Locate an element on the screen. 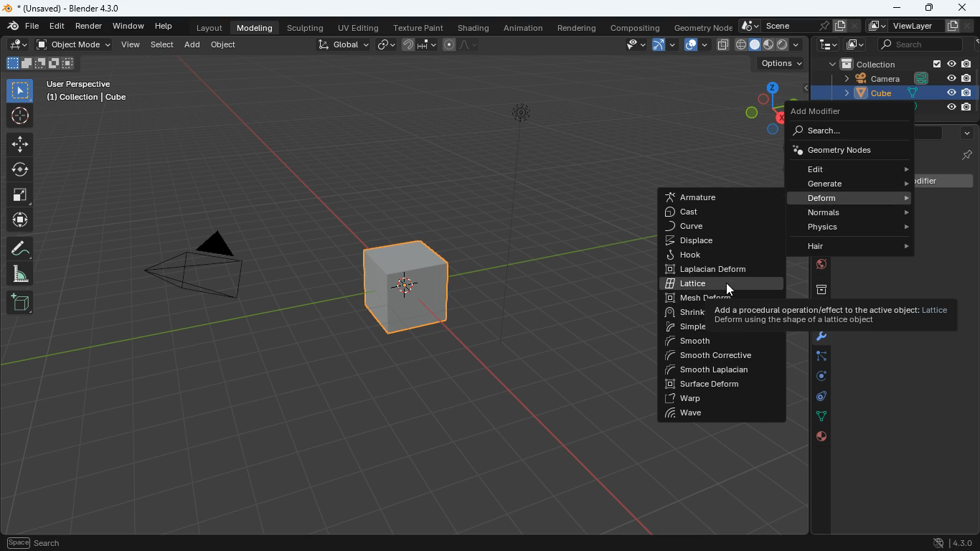 This screenshot has height=551, width=980. join is located at coordinates (420, 44).